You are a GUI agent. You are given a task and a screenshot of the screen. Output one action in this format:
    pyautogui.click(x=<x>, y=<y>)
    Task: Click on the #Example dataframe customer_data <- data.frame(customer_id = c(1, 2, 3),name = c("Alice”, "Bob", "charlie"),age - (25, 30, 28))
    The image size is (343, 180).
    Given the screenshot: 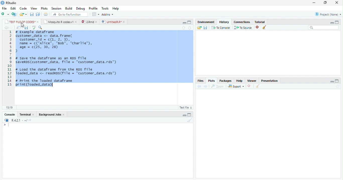 What is the action you would take?
    pyautogui.click(x=56, y=42)
    